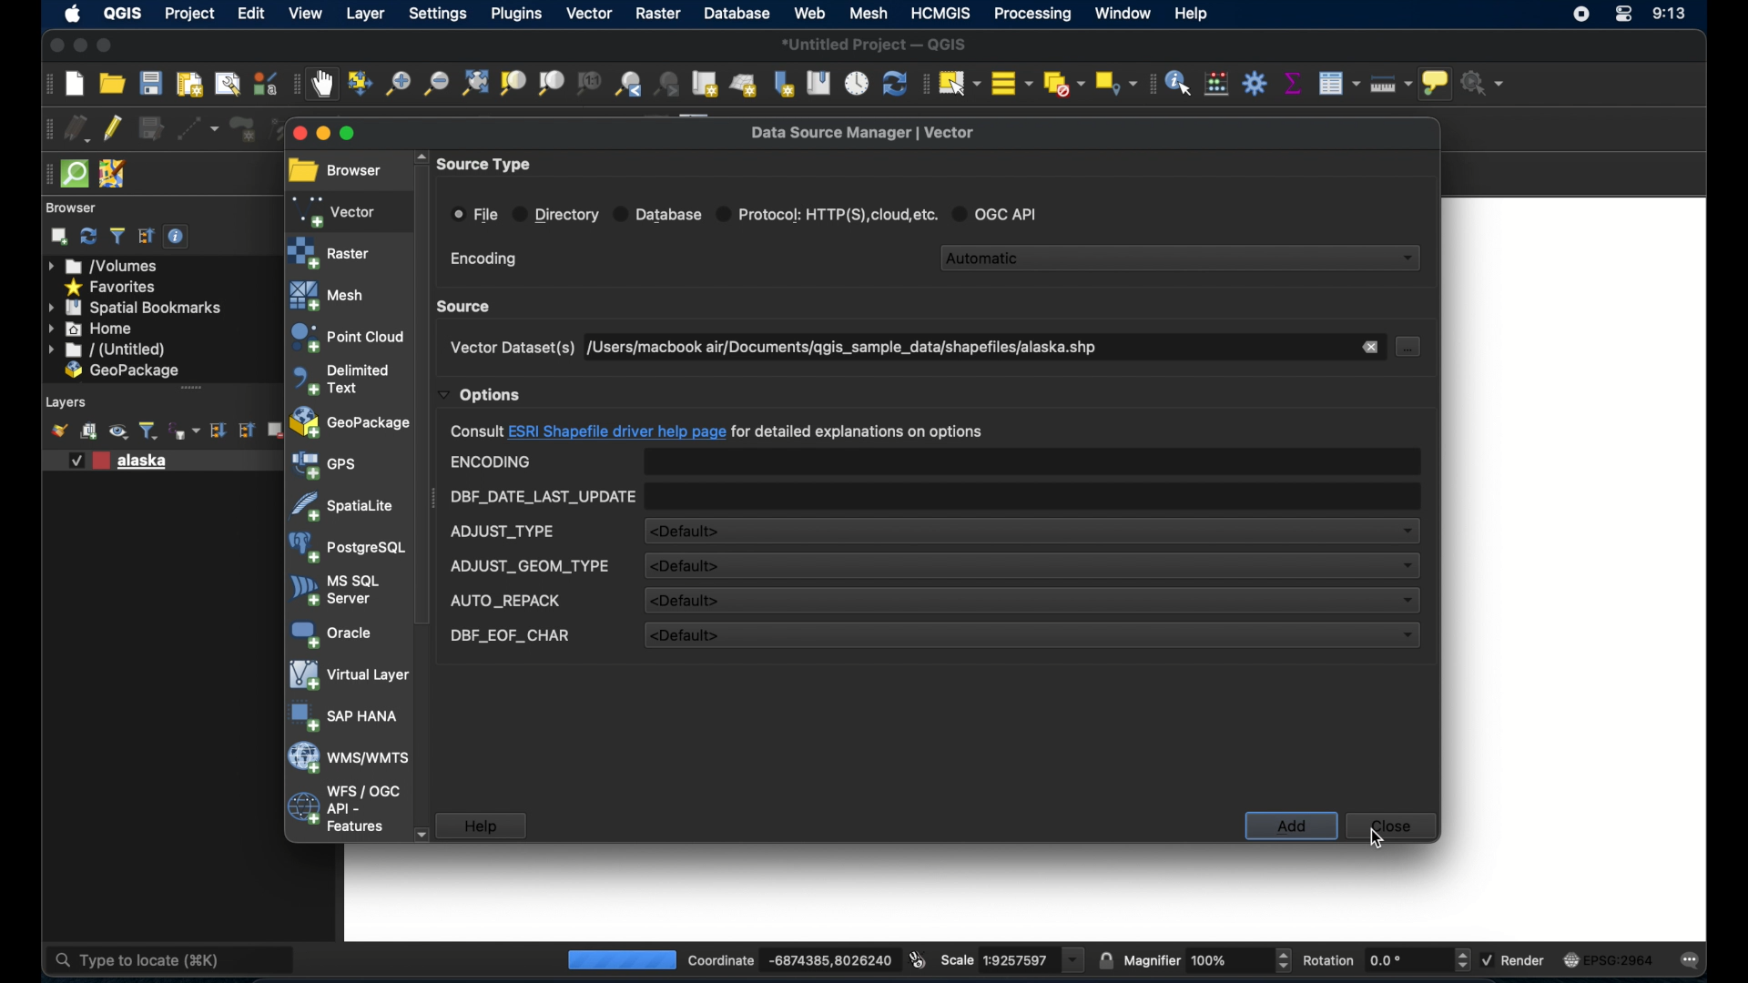 The image size is (1748, 983). I want to click on select features by area or single click, so click(960, 81).